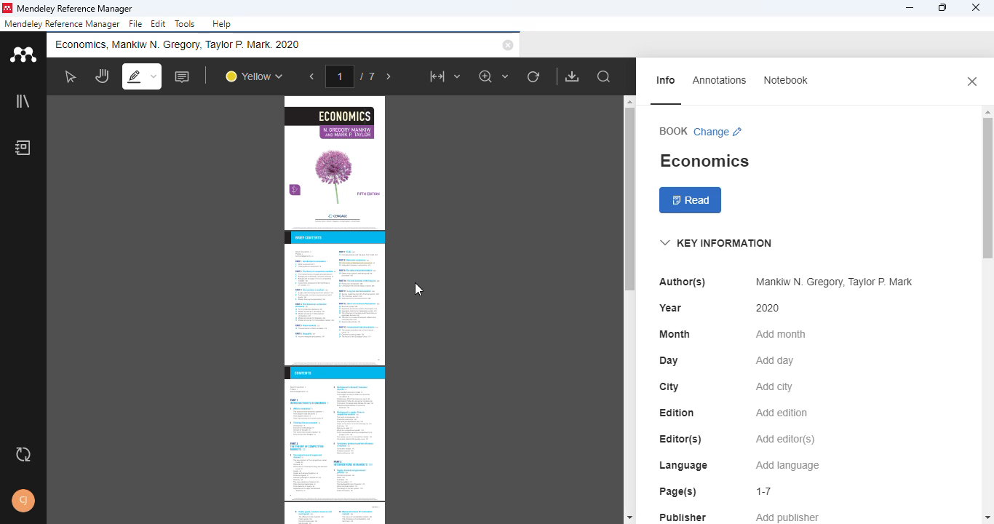  I want to click on previous page, so click(312, 77).